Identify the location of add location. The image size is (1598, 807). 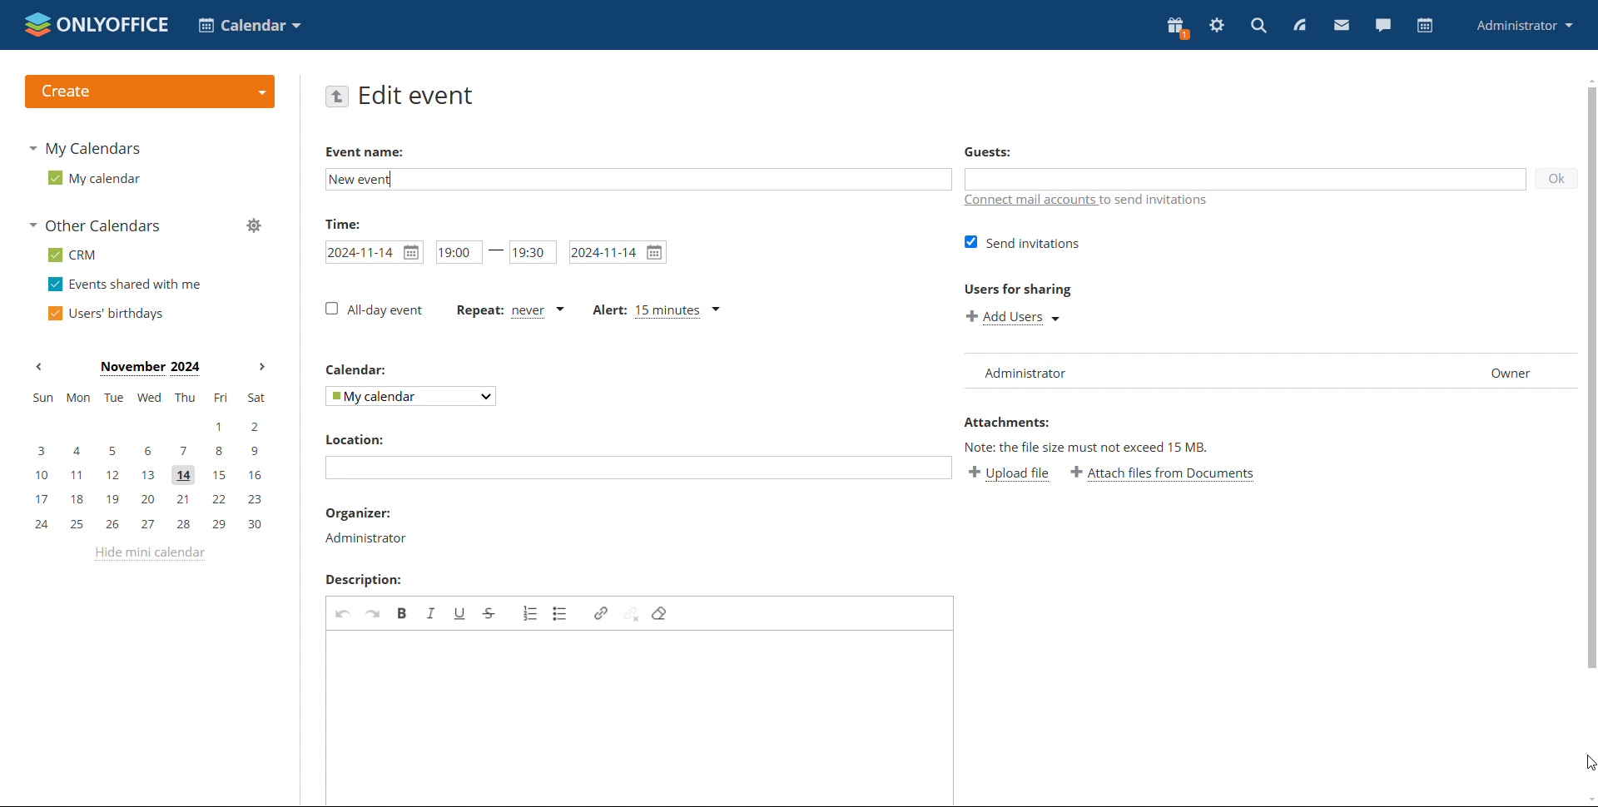
(641, 468).